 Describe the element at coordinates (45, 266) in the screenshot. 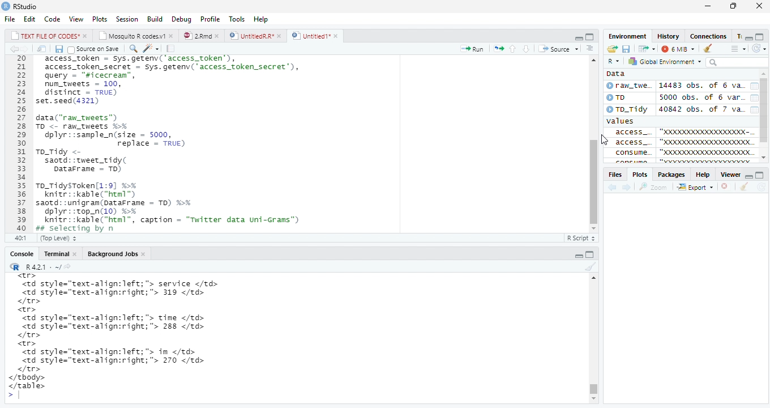

I see `“R R421: ~/` at that location.